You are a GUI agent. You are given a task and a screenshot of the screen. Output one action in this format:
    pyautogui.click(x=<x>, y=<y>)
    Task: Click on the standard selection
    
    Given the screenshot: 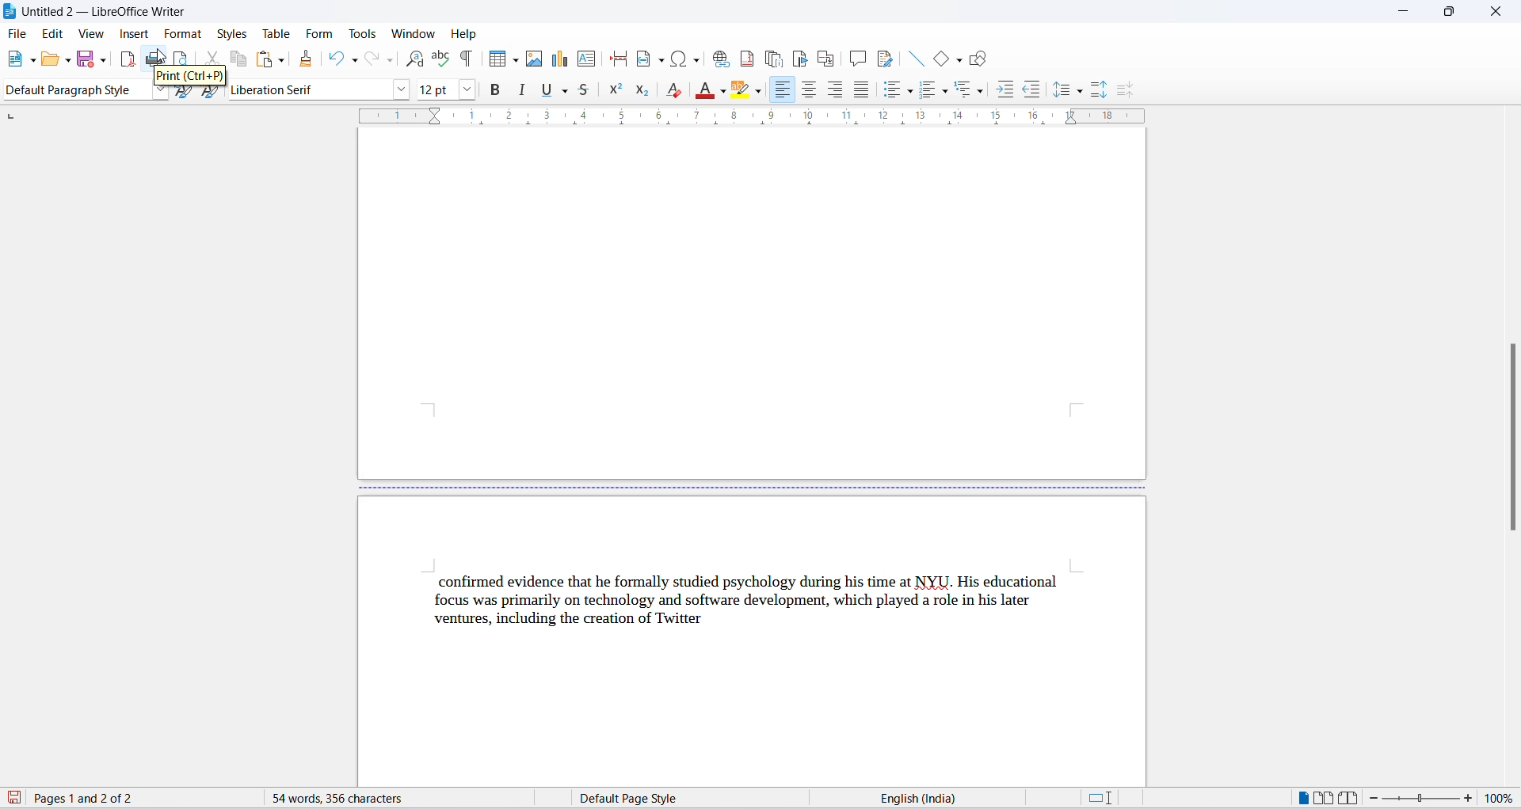 What is the action you would take?
    pyautogui.click(x=1100, y=798)
    